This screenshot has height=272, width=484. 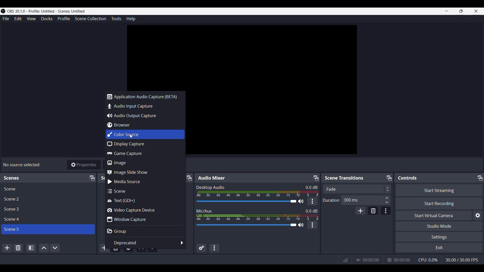 I want to click on More, so click(x=312, y=225).